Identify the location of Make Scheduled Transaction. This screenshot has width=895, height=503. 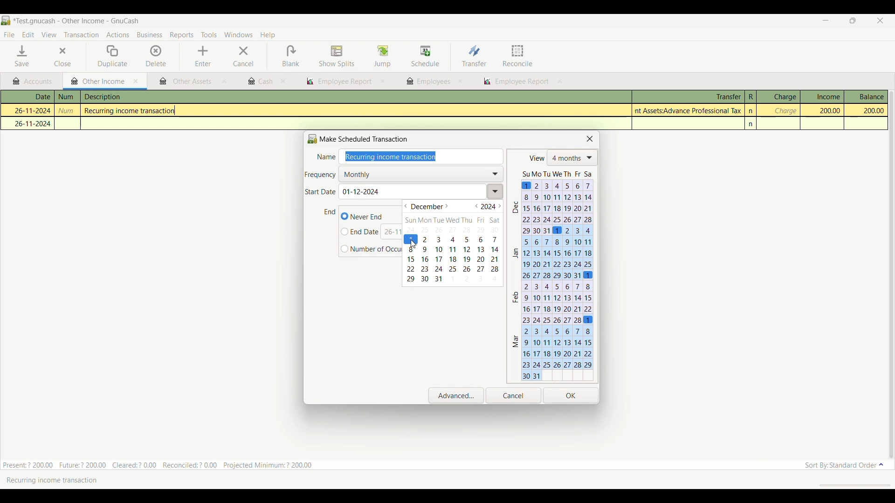
(360, 139).